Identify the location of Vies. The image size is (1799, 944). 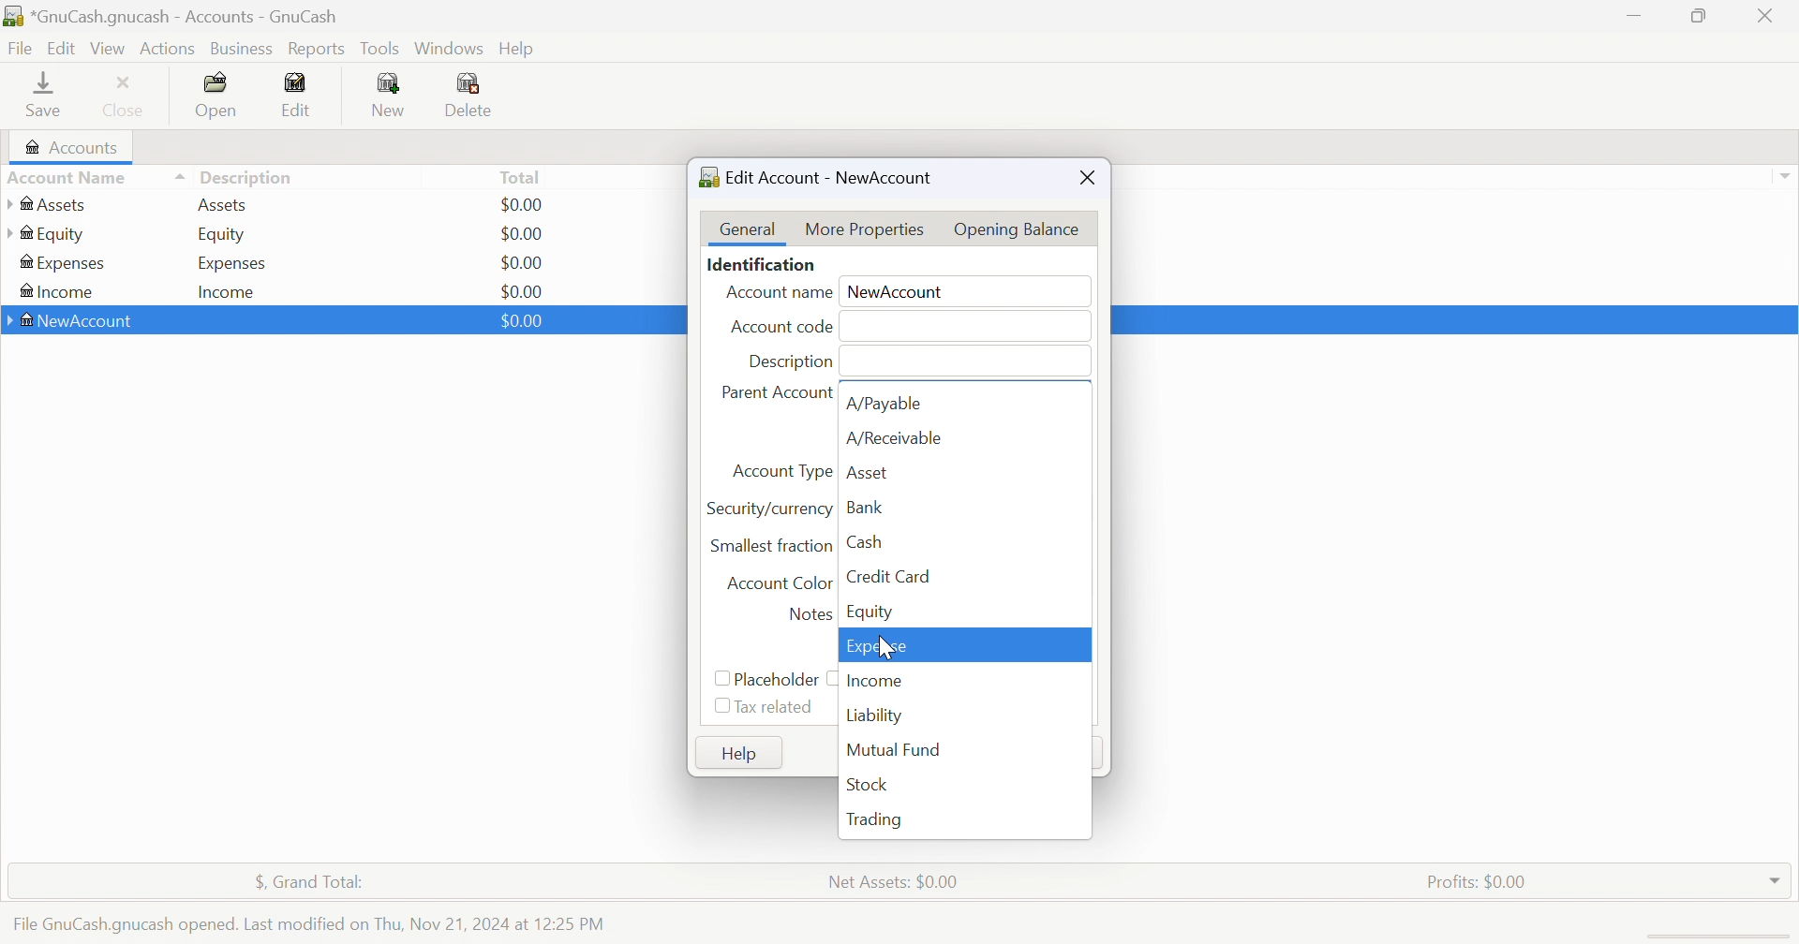
(109, 48).